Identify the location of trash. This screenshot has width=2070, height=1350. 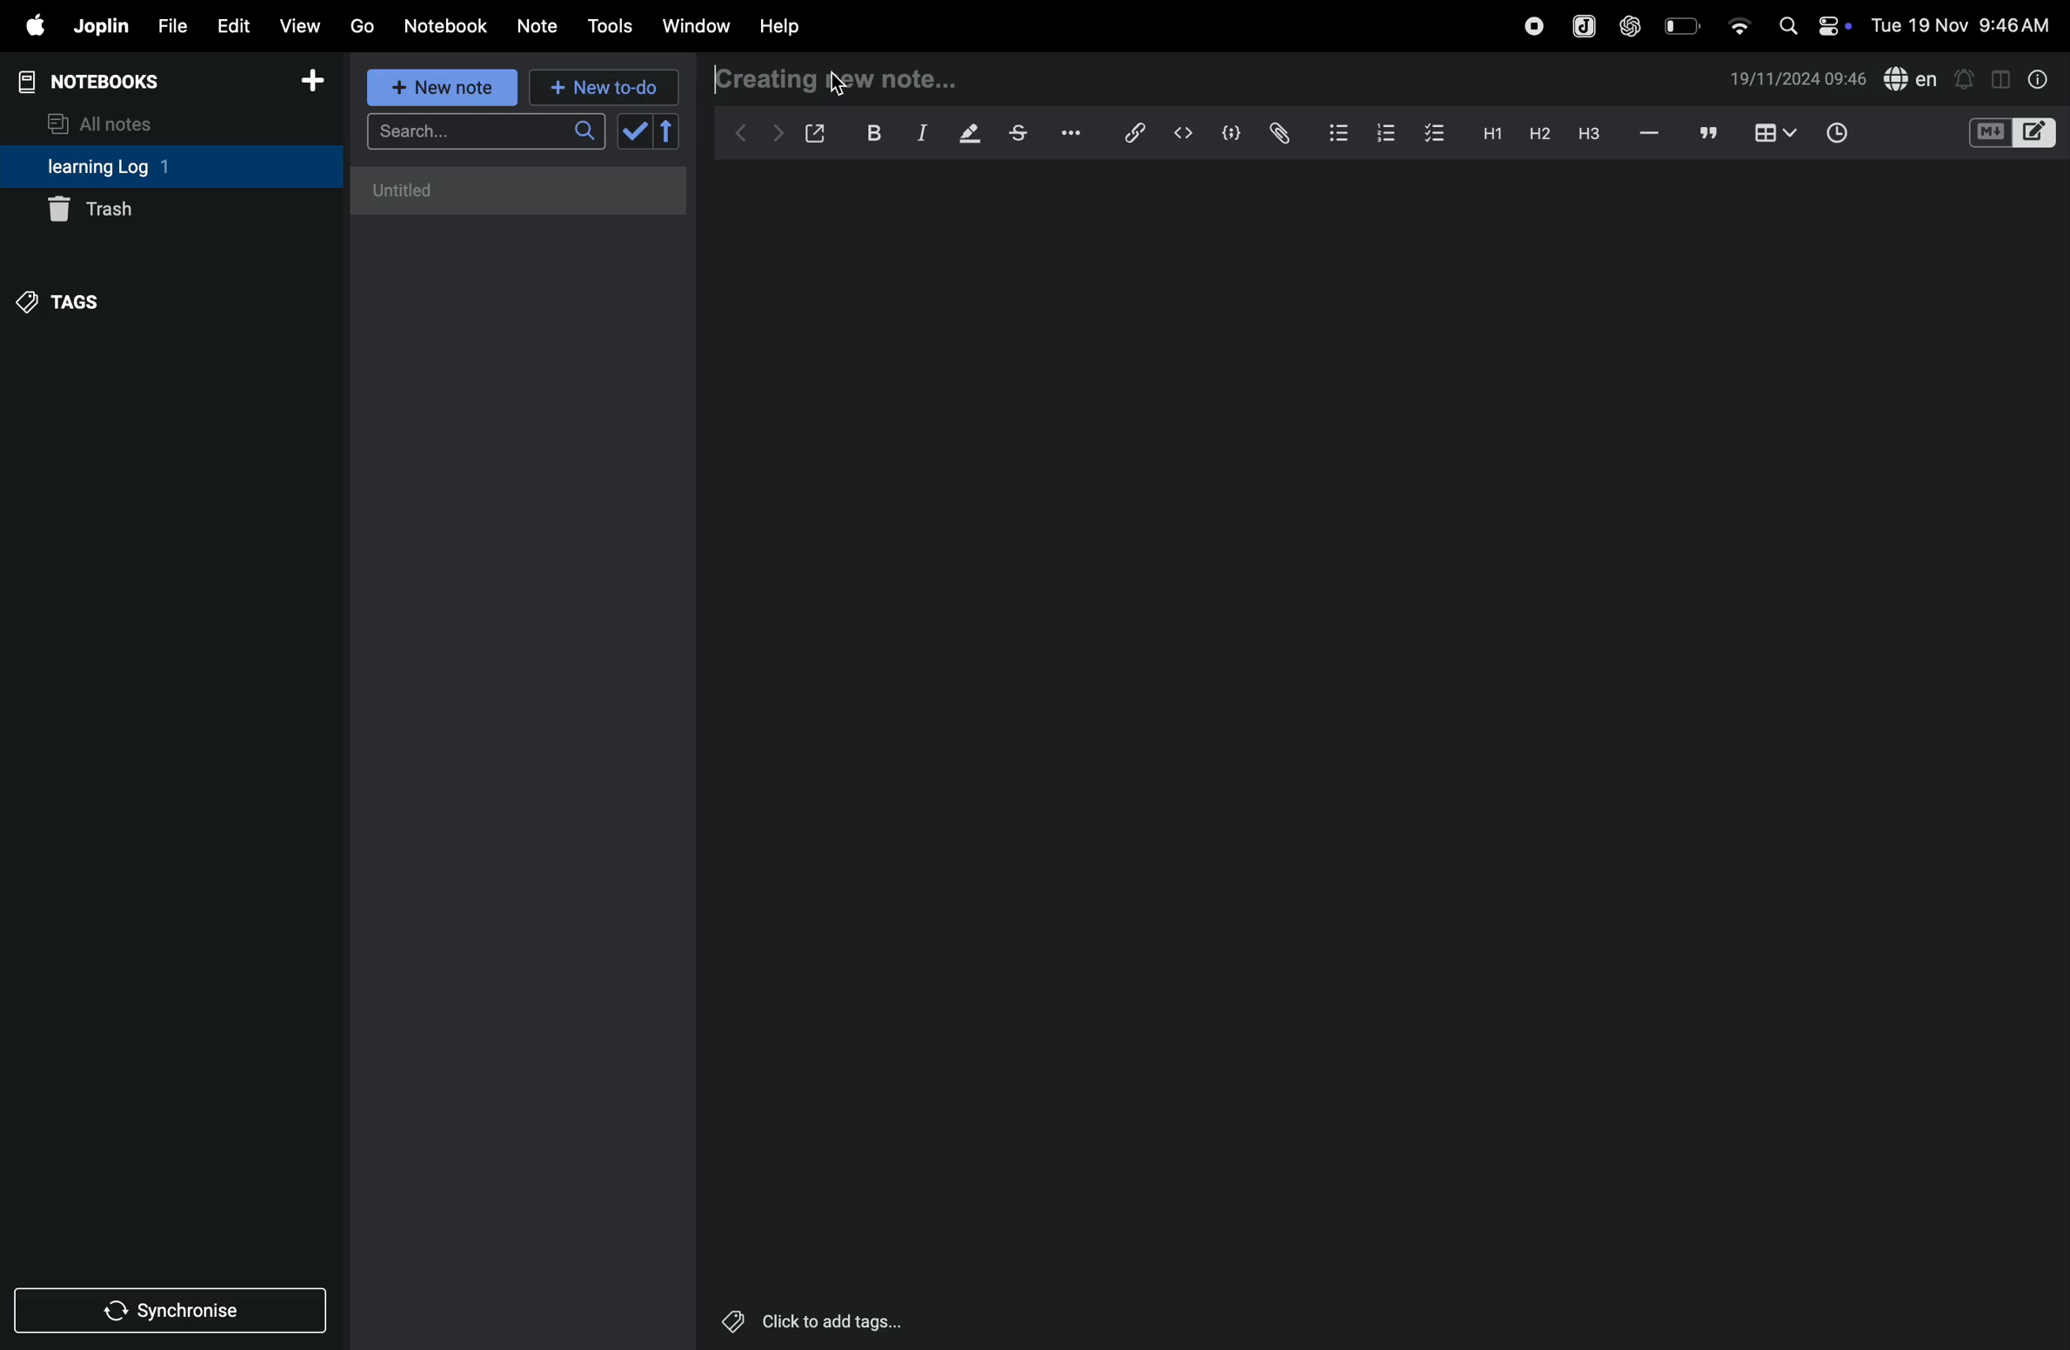
(170, 208).